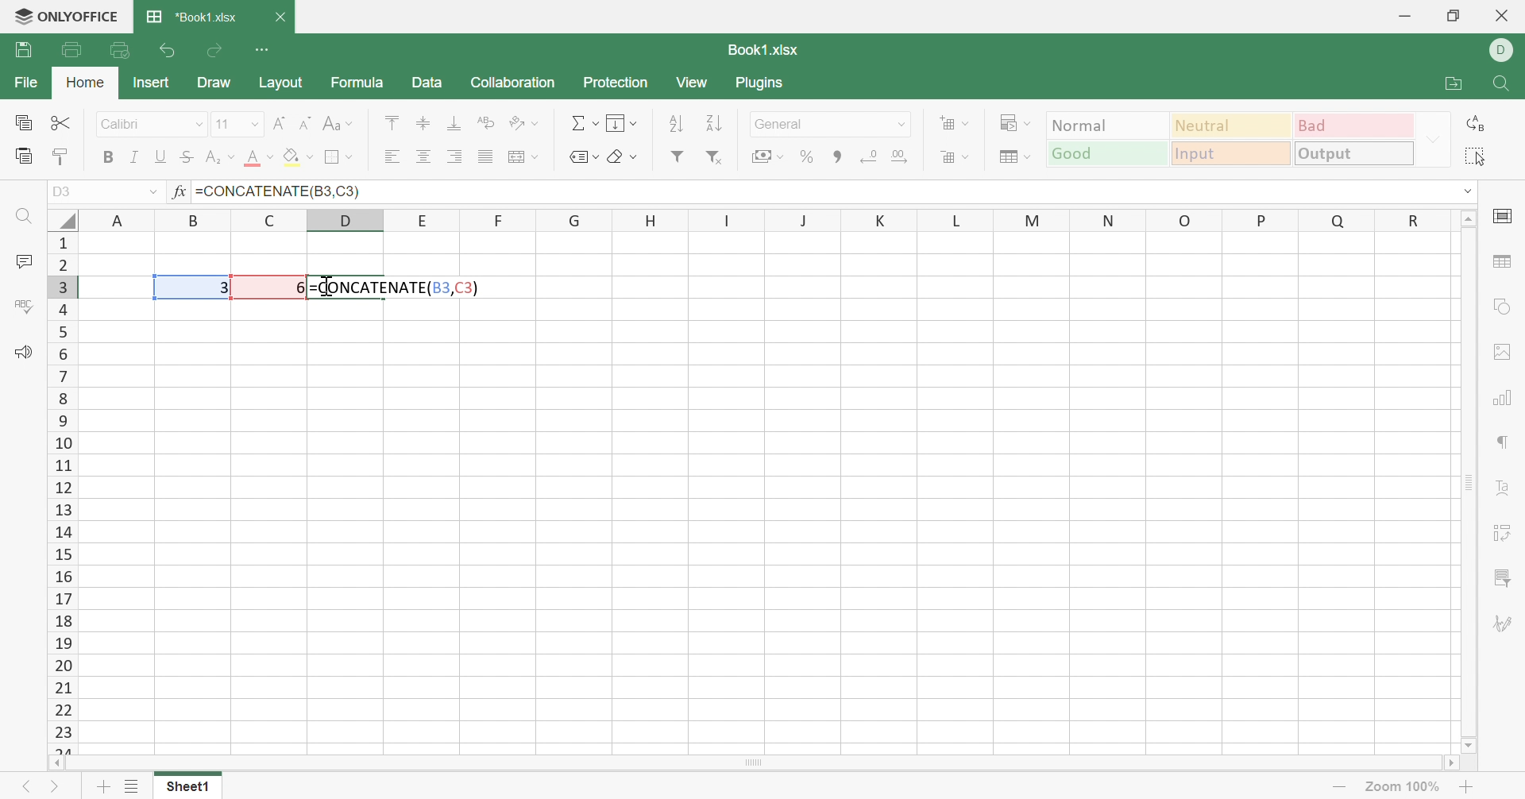 Image resolution: width=1525 pixels, height=799 pixels. What do you see at coordinates (457, 122) in the screenshot?
I see `Align bottom` at bounding box center [457, 122].